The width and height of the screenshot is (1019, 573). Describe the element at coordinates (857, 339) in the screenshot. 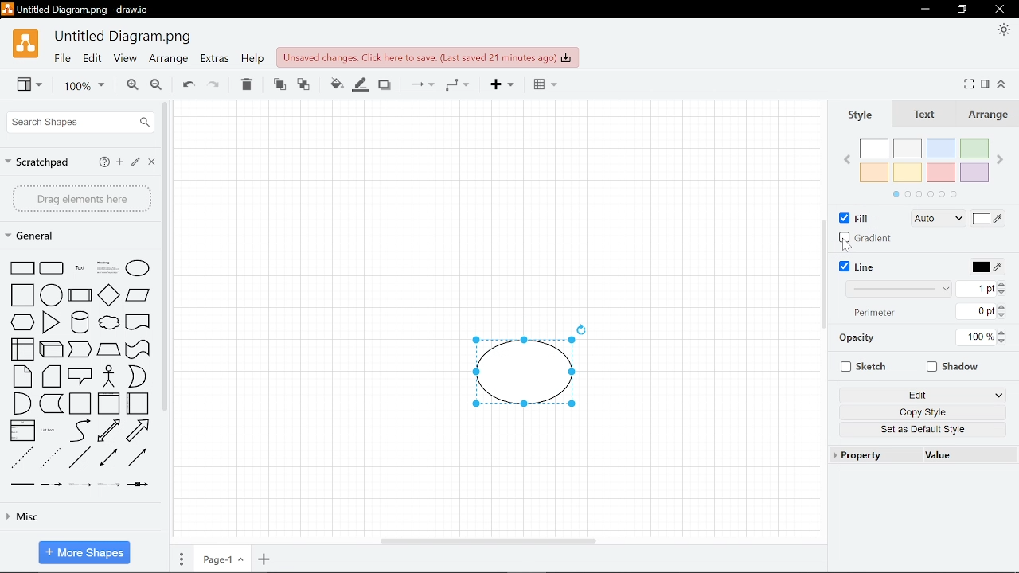

I see `Opacity` at that location.